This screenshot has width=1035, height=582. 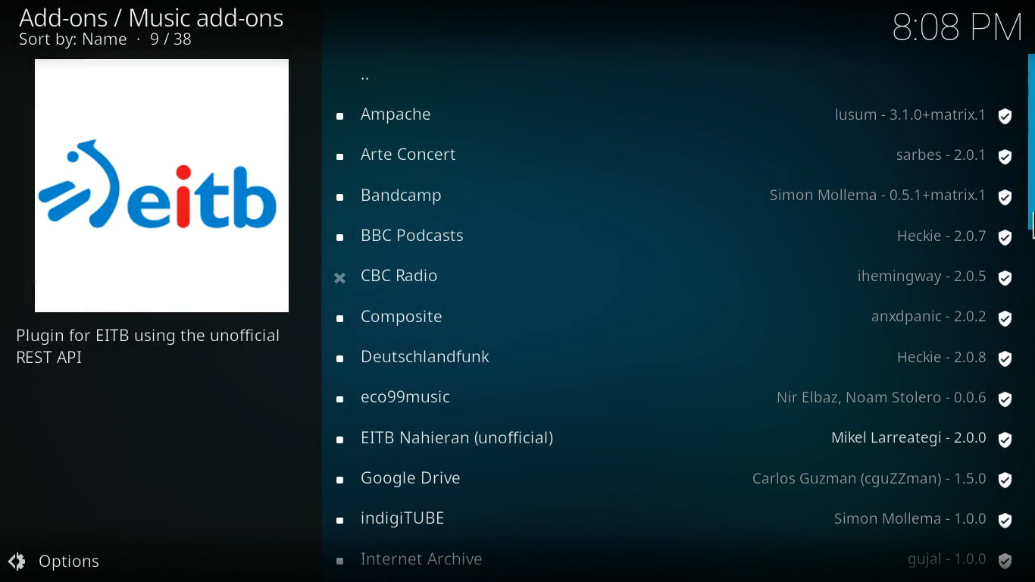 I want to click on add-ons, so click(x=401, y=314).